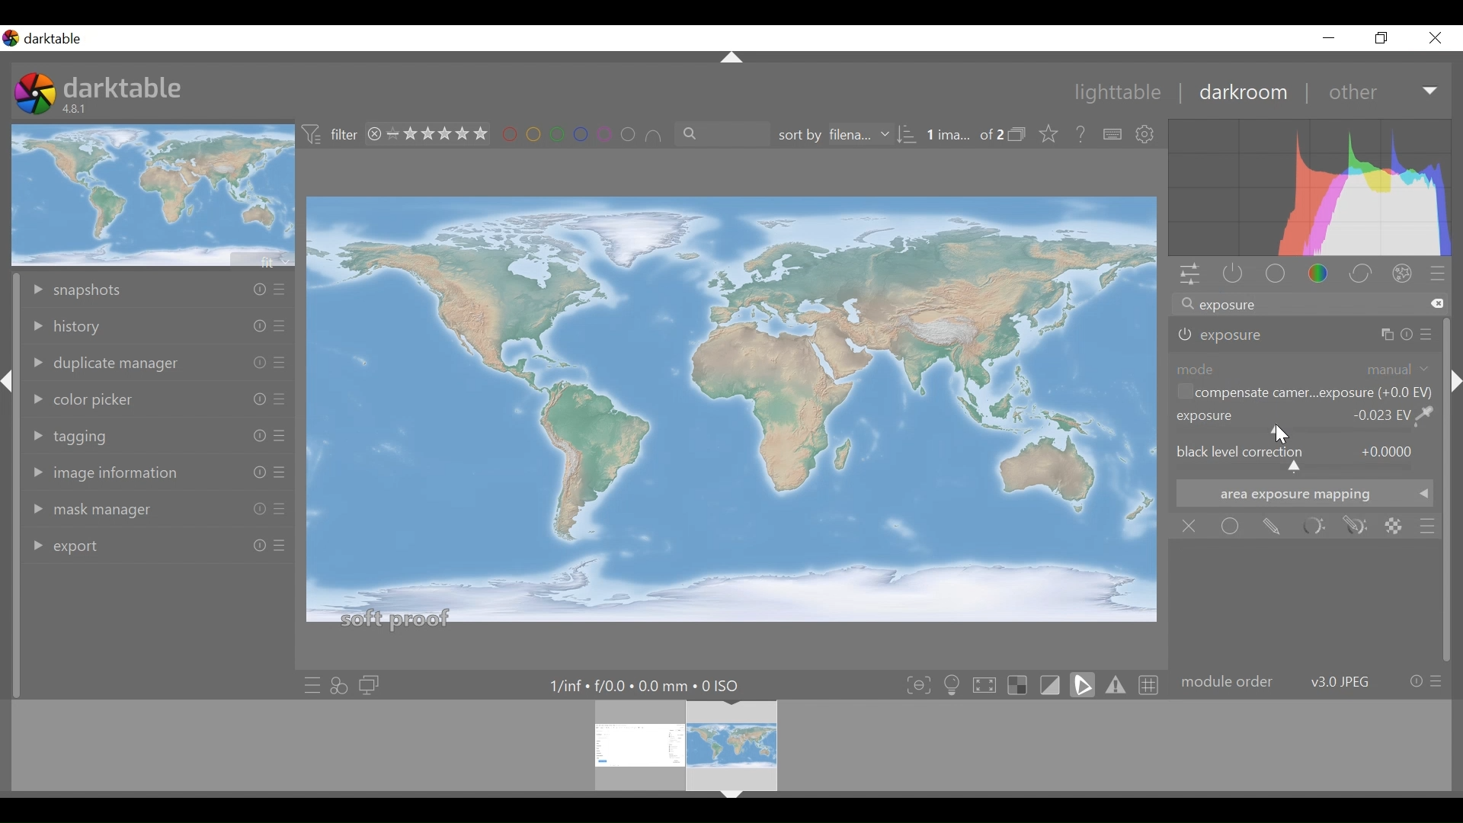 This screenshot has height=823, width=1463. I want to click on area exposure mapping, so click(1304, 493).